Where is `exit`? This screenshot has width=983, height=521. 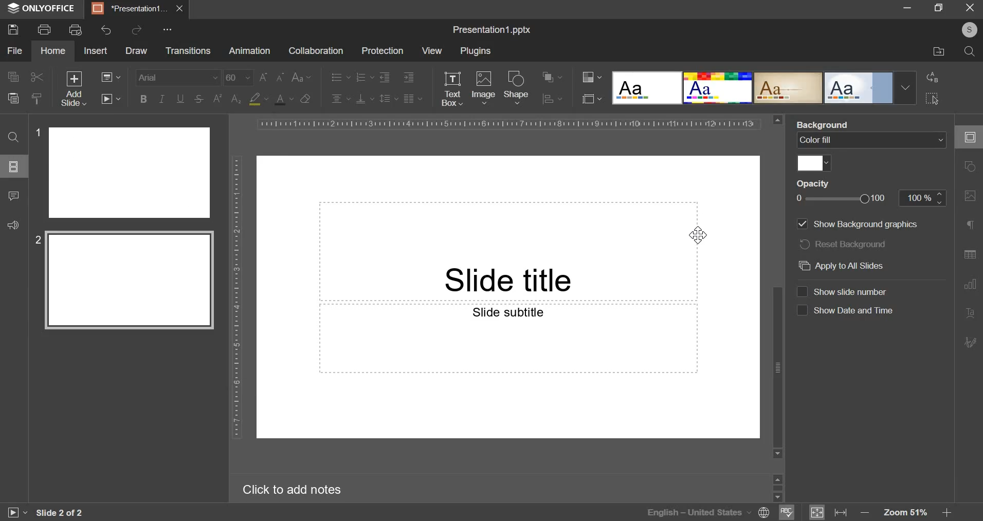
exit is located at coordinates (971, 7).